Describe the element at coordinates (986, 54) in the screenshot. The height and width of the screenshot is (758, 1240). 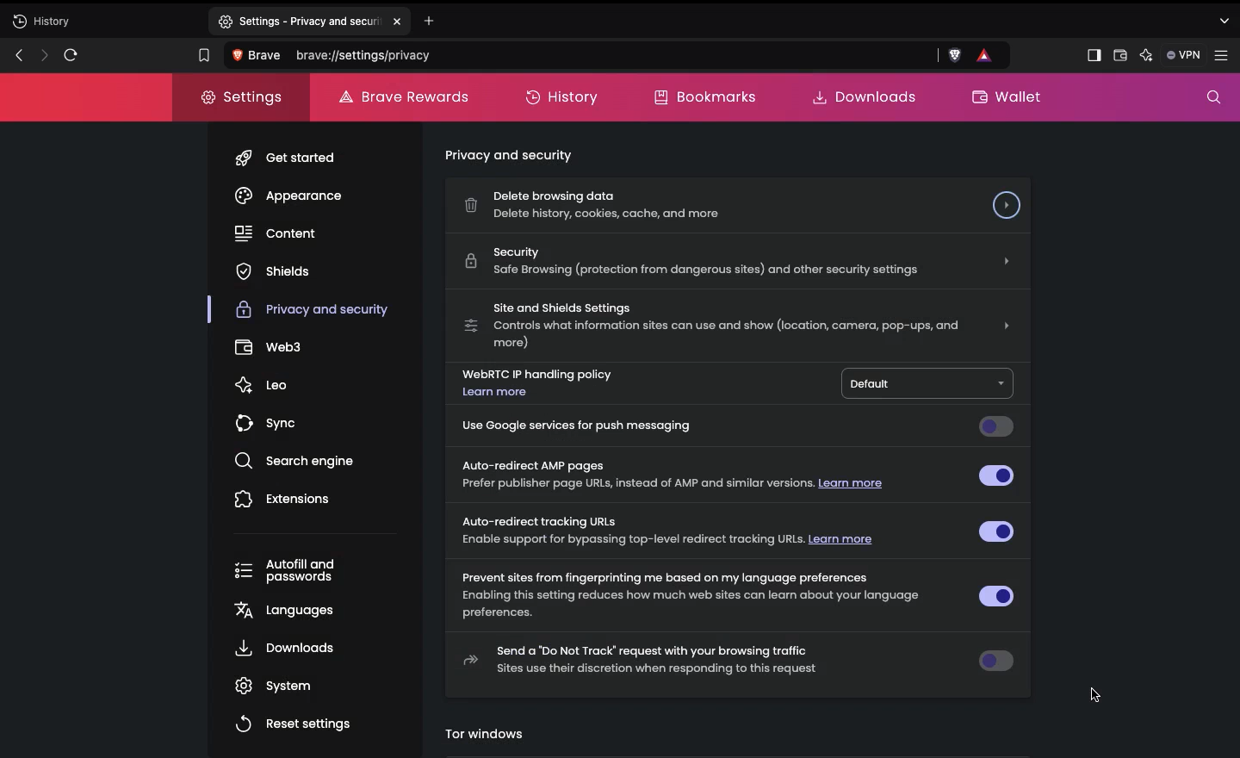
I see `rewards` at that location.